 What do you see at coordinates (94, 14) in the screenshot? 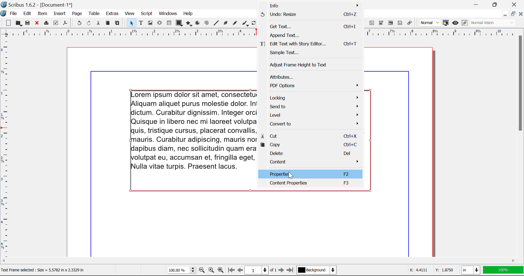
I see `Table` at bounding box center [94, 14].